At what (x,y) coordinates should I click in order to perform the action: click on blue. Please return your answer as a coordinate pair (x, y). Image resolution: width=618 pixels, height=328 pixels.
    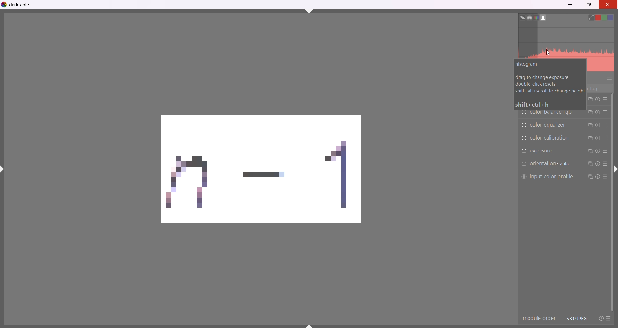
    Looking at the image, I should click on (615, 17).